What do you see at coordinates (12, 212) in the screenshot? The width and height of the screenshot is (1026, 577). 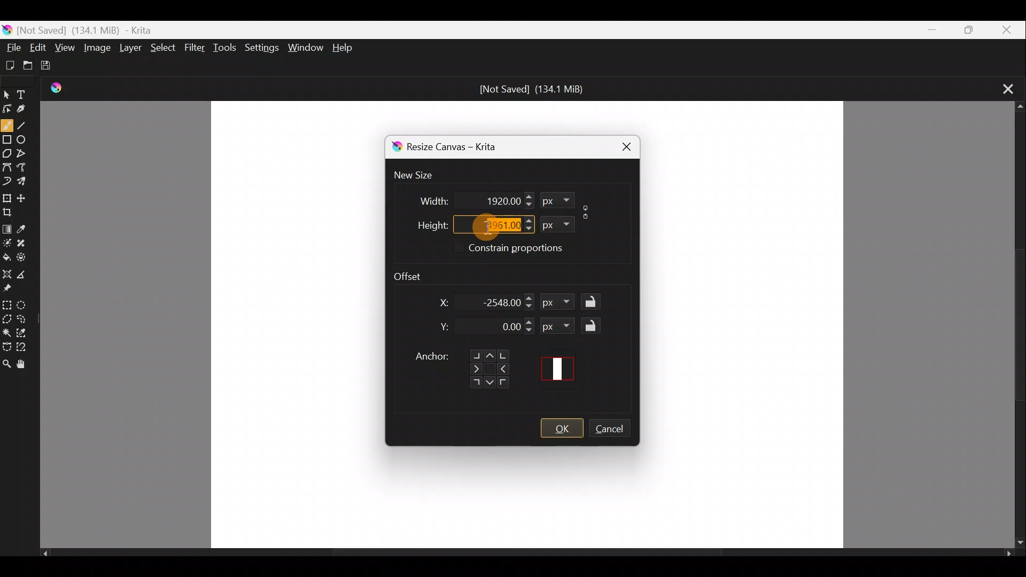 I see `Crop the image to an area` at bounding box center [12, 212].